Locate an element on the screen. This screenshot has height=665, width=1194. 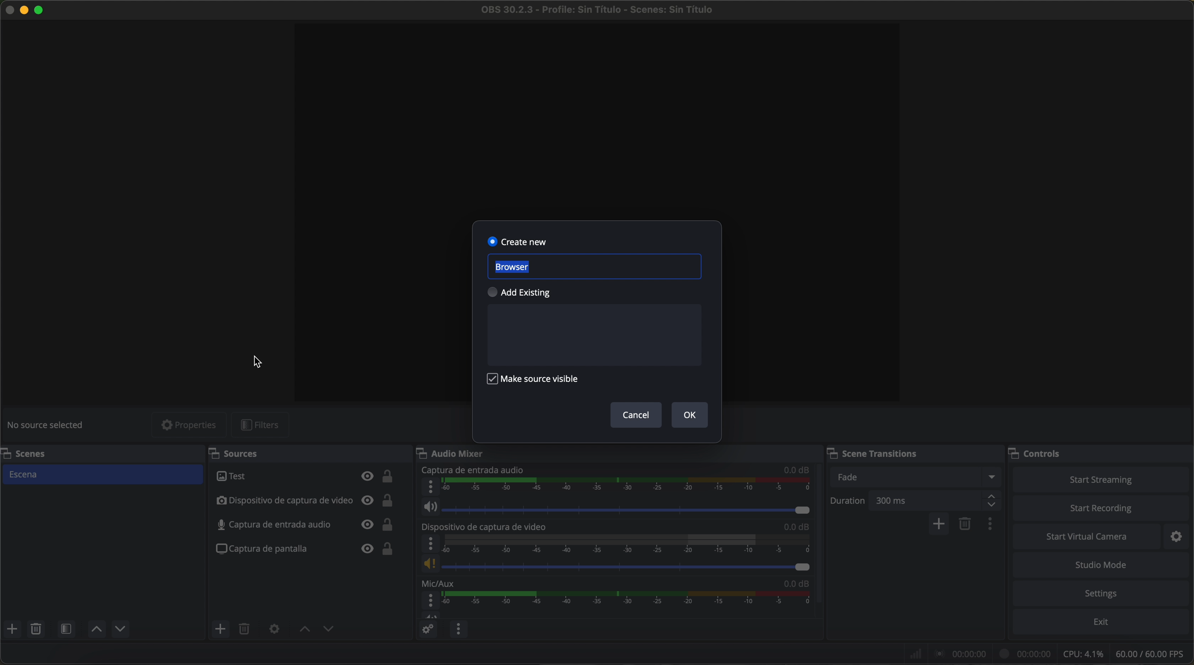
make source visible is located at coordinates (536, 381).